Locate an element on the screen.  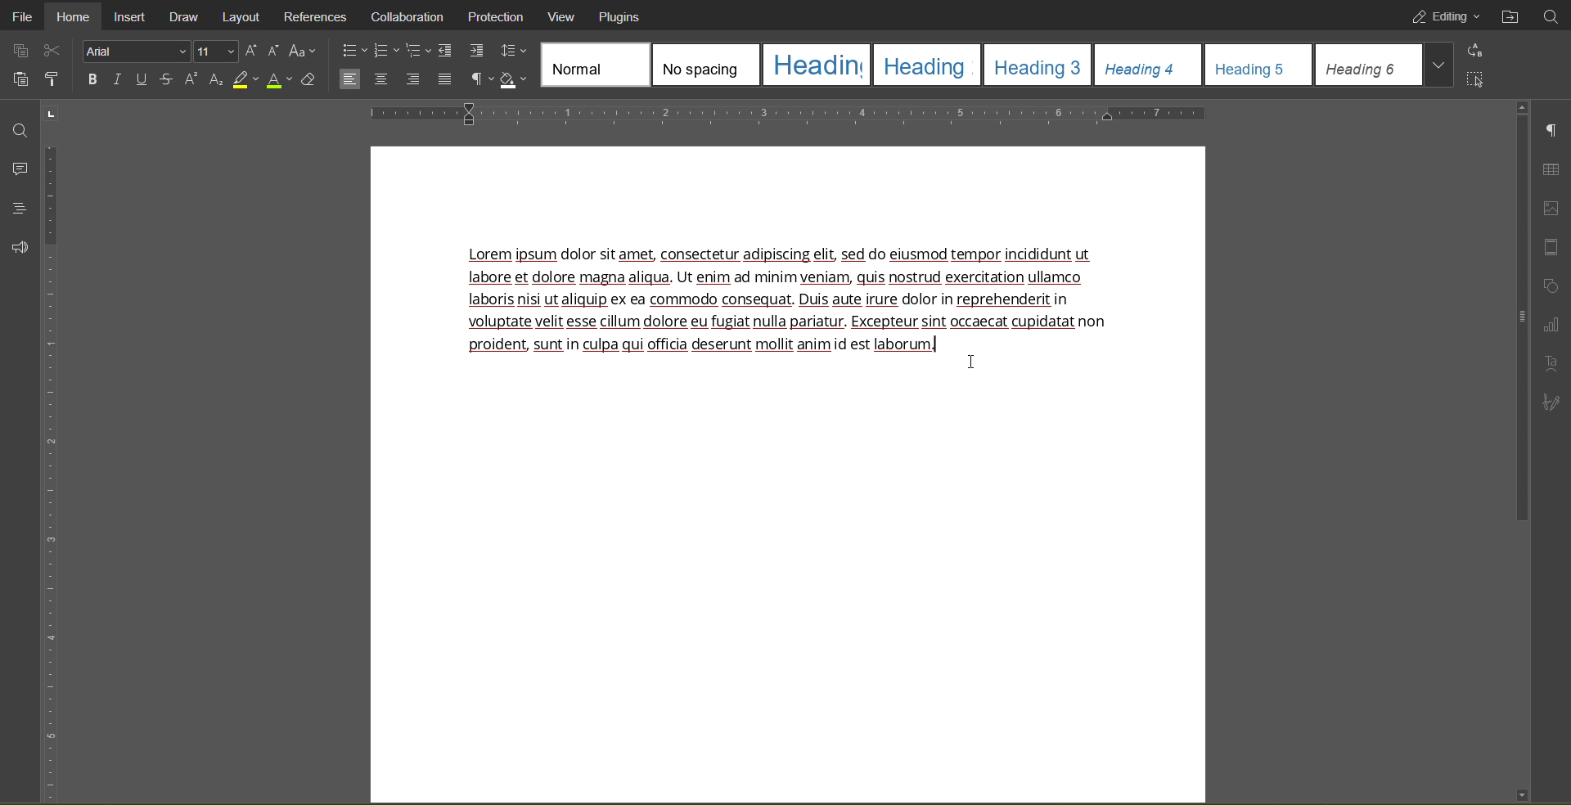
Header Footer is located at coordinates (1552, 249).